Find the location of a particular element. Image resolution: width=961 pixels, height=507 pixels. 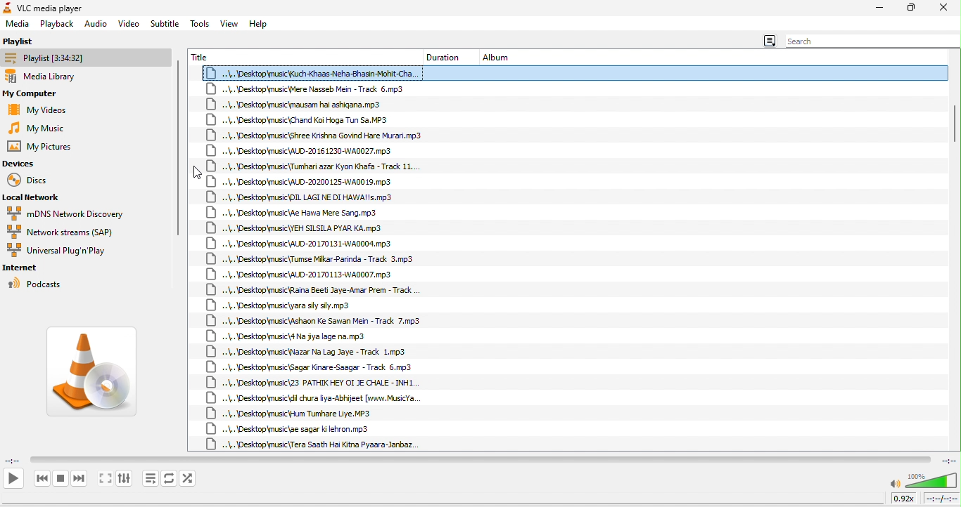

menu is located at coordinates (768, 41).